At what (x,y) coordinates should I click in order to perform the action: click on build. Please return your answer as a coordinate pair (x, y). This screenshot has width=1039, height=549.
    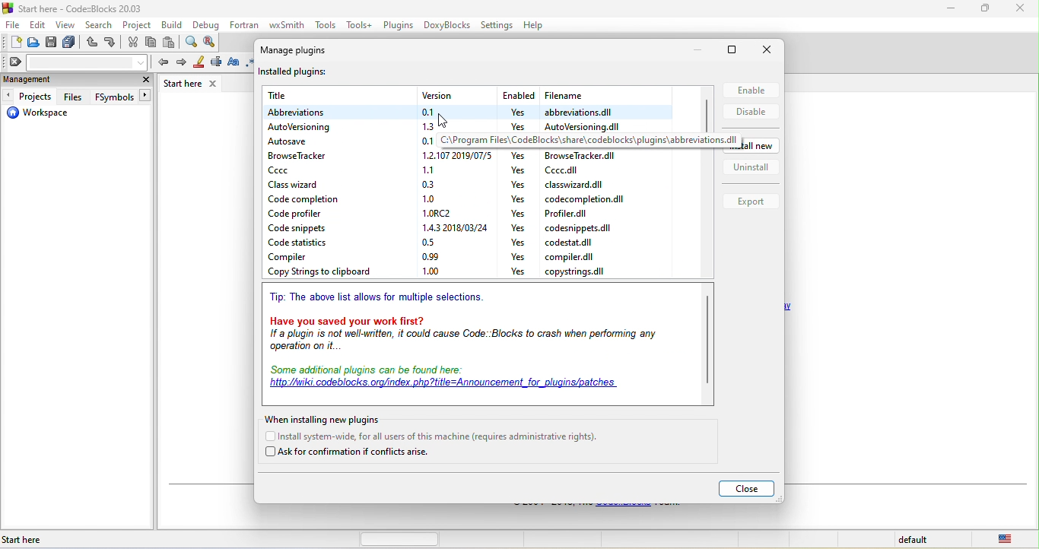
    Looking at the image, I should click on (173, 24).